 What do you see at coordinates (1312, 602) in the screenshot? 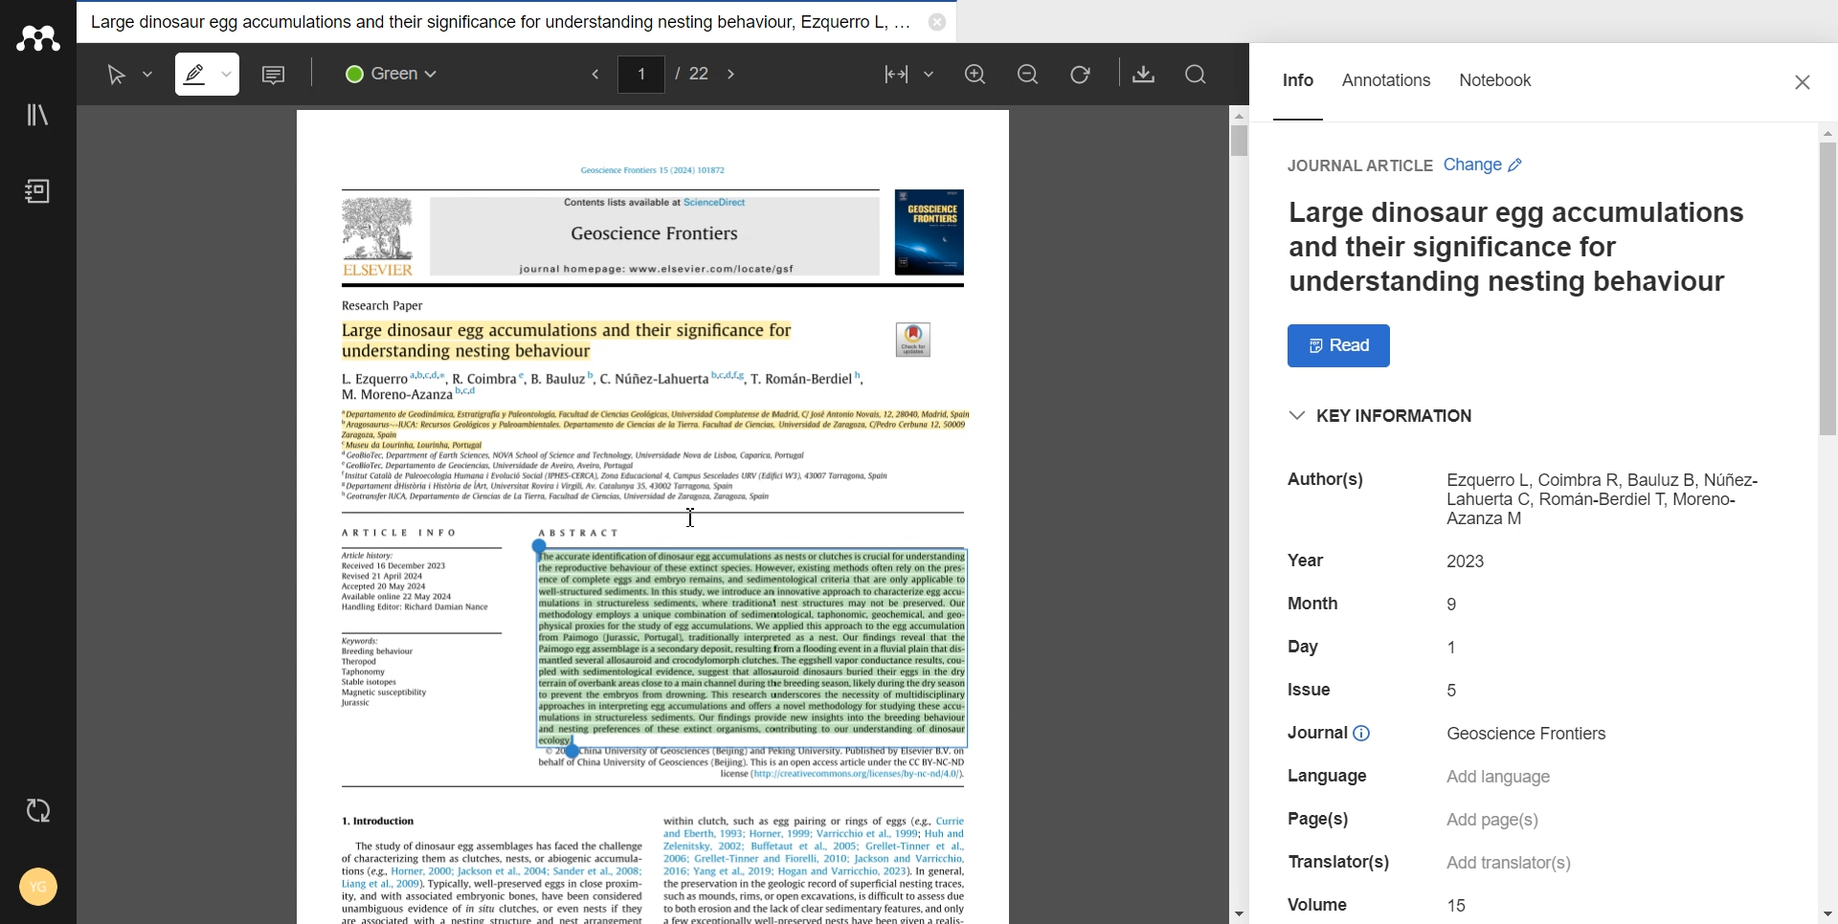
I see `text` at bounding box center [1312, 602].